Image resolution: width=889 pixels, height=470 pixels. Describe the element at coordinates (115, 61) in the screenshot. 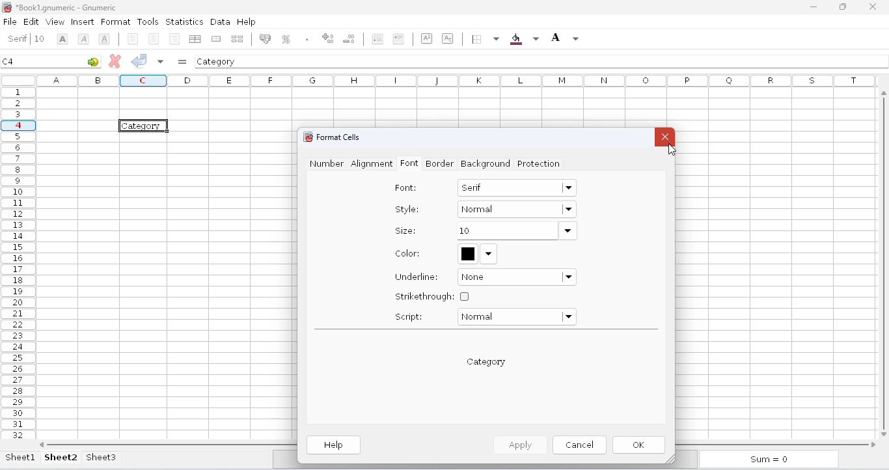

I see `cancel change` at that location.